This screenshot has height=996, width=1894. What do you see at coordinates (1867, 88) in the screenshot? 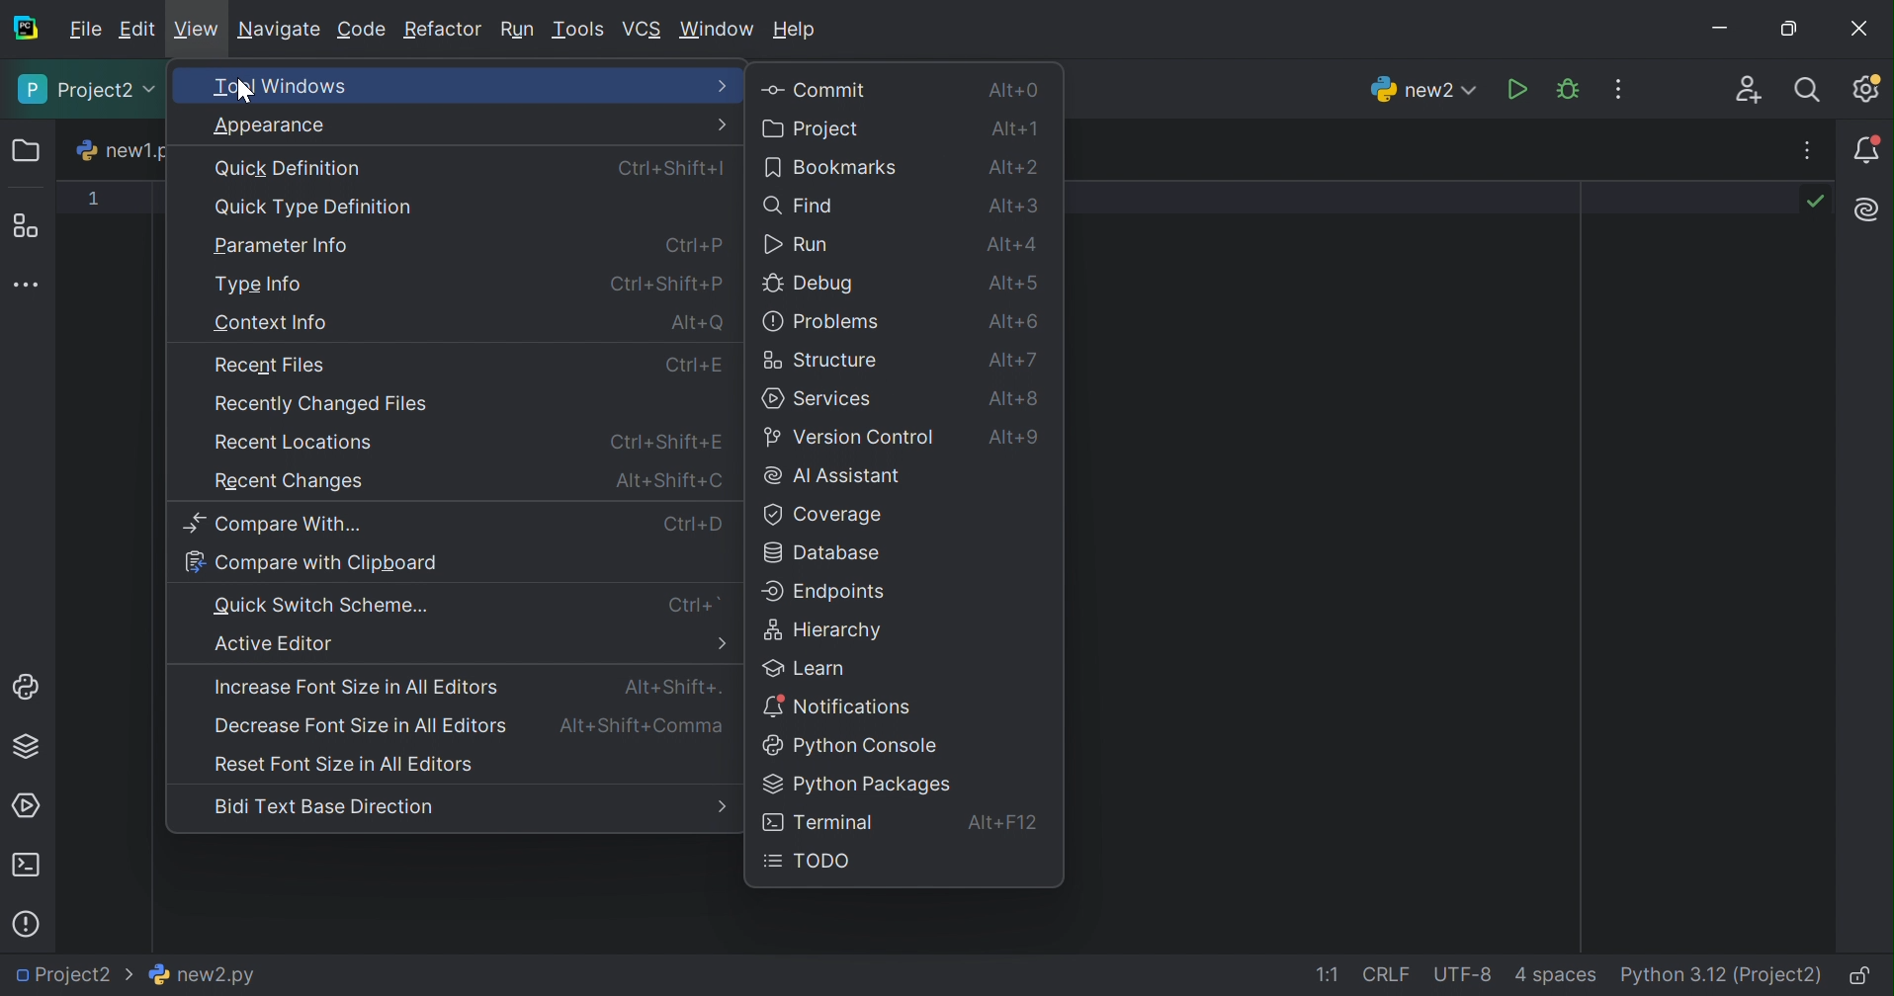
I see `Updates available. IDE and Project Settings` at bounding box center [1867, 88].